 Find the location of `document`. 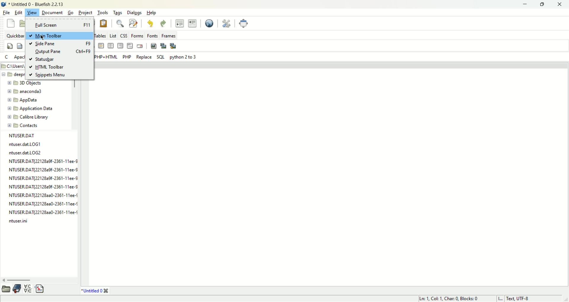

document is located at coordinates (52, 12).